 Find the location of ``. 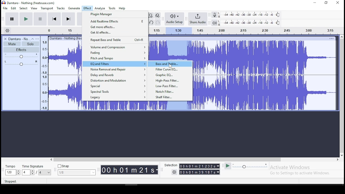

 is located at coordinates (209, 14).